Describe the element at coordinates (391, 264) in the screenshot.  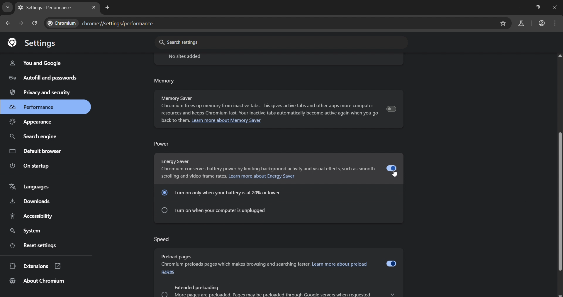
I see `toggle preload` at that location.